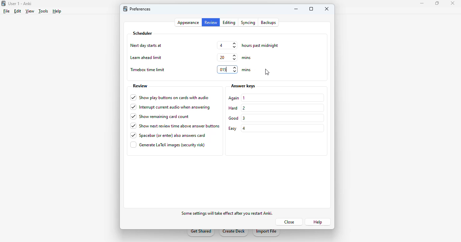 This screenshot has height=242, width=461. I want to click on logo, so click(3, 3).